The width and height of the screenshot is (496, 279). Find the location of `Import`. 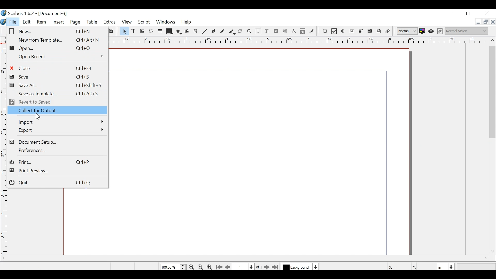

Import is located at coordinates (60, 123).